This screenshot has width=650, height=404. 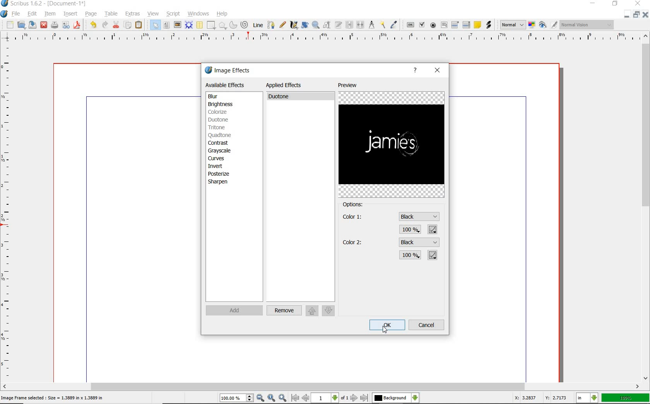 I want to click on pdf list box, so click(x=467, y=25).